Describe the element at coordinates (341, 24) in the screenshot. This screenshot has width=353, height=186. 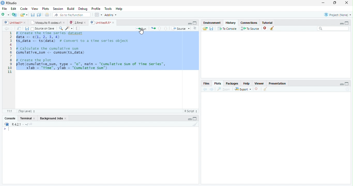
I see `Minimize` at that location.